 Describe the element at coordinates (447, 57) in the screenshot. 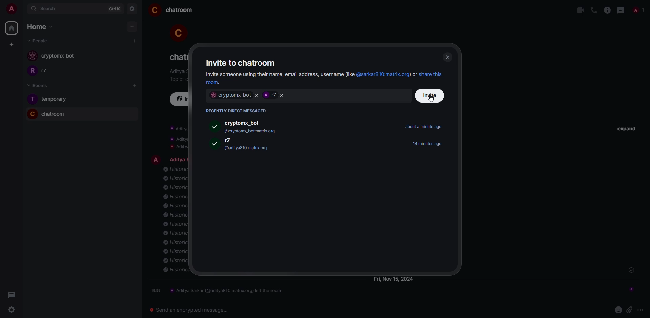

I see `close` at that location.